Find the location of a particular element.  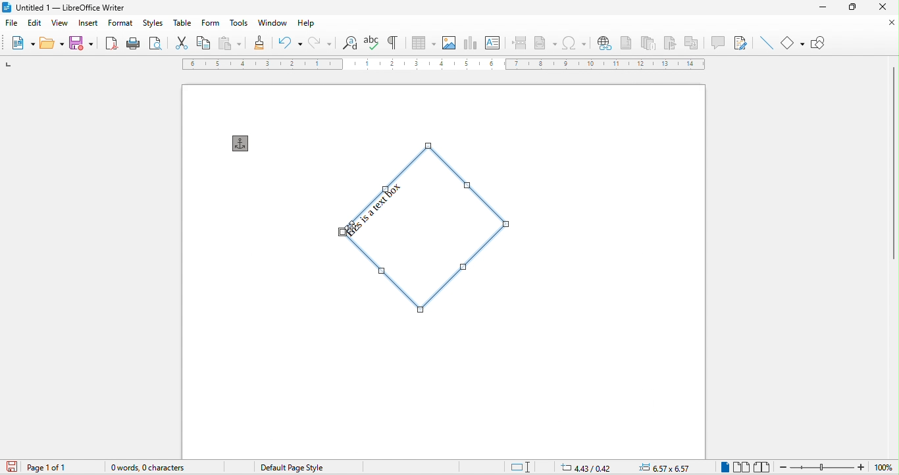

format is located at coordinates (120, 24).